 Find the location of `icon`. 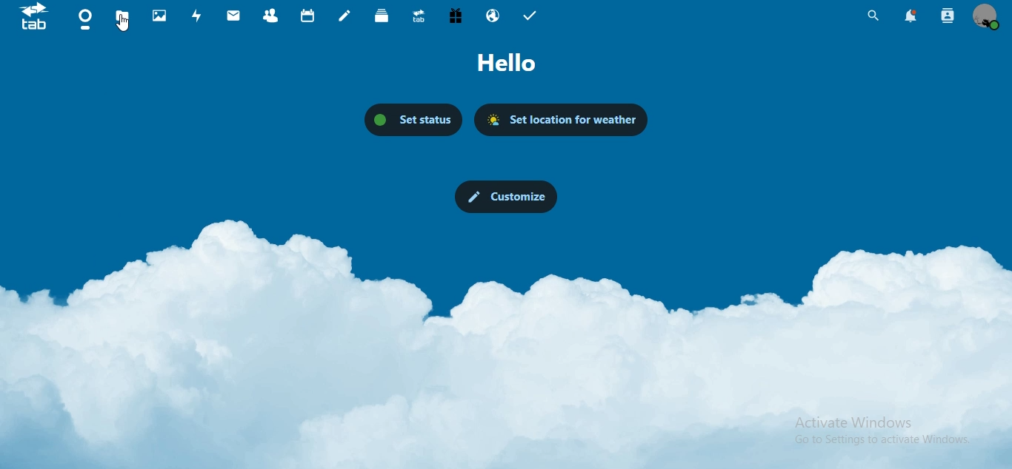

icon is located at coordinates (35, 17).